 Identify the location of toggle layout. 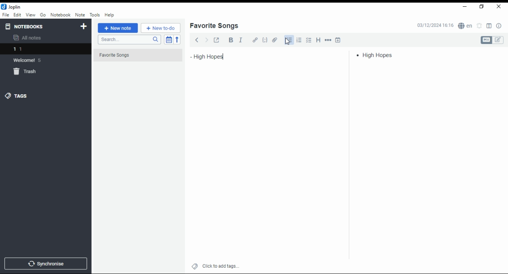
(489, 26).